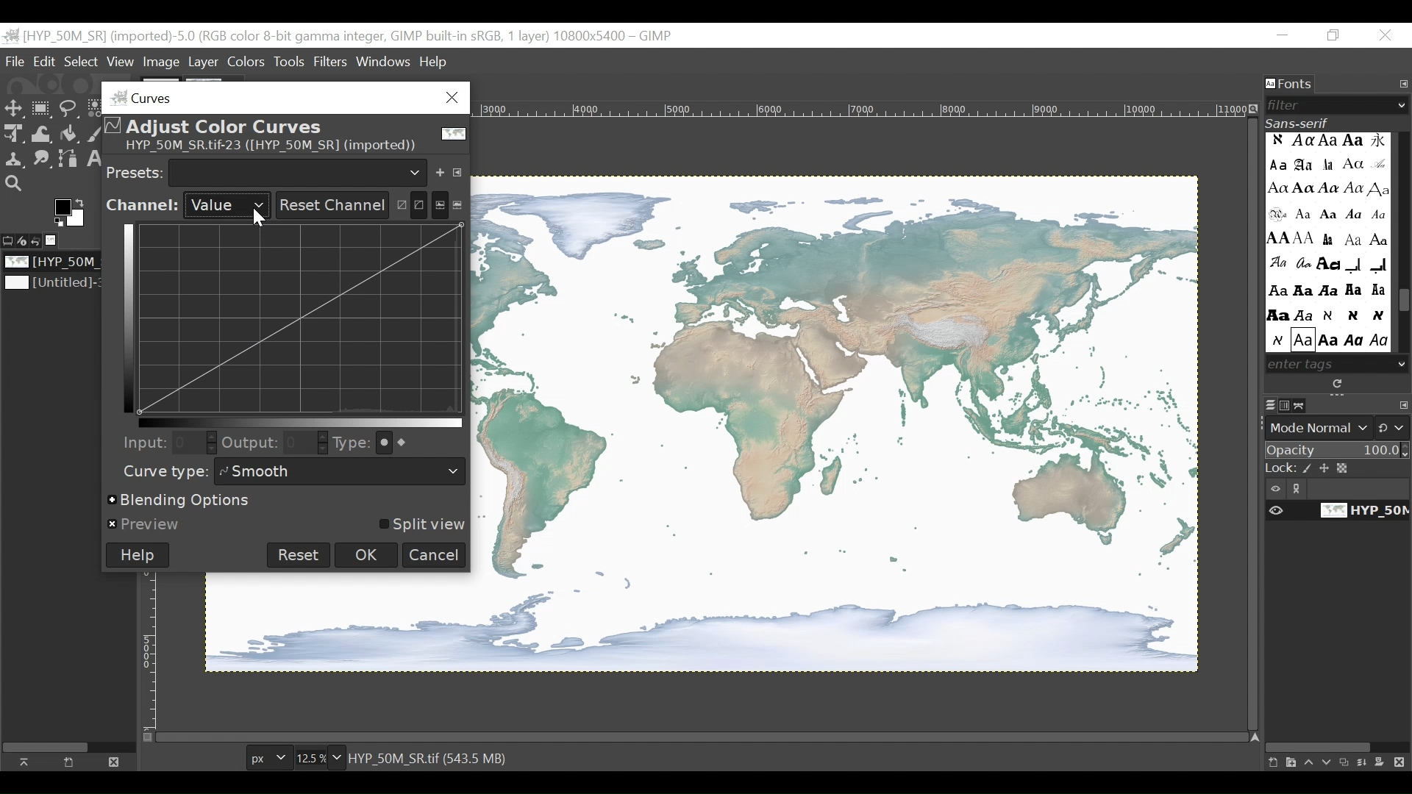 This screenshot has width=1412, height=794. Describe the element at coordinates (315, 758) in the screenshot. I see `Zoom Factor` at that location.